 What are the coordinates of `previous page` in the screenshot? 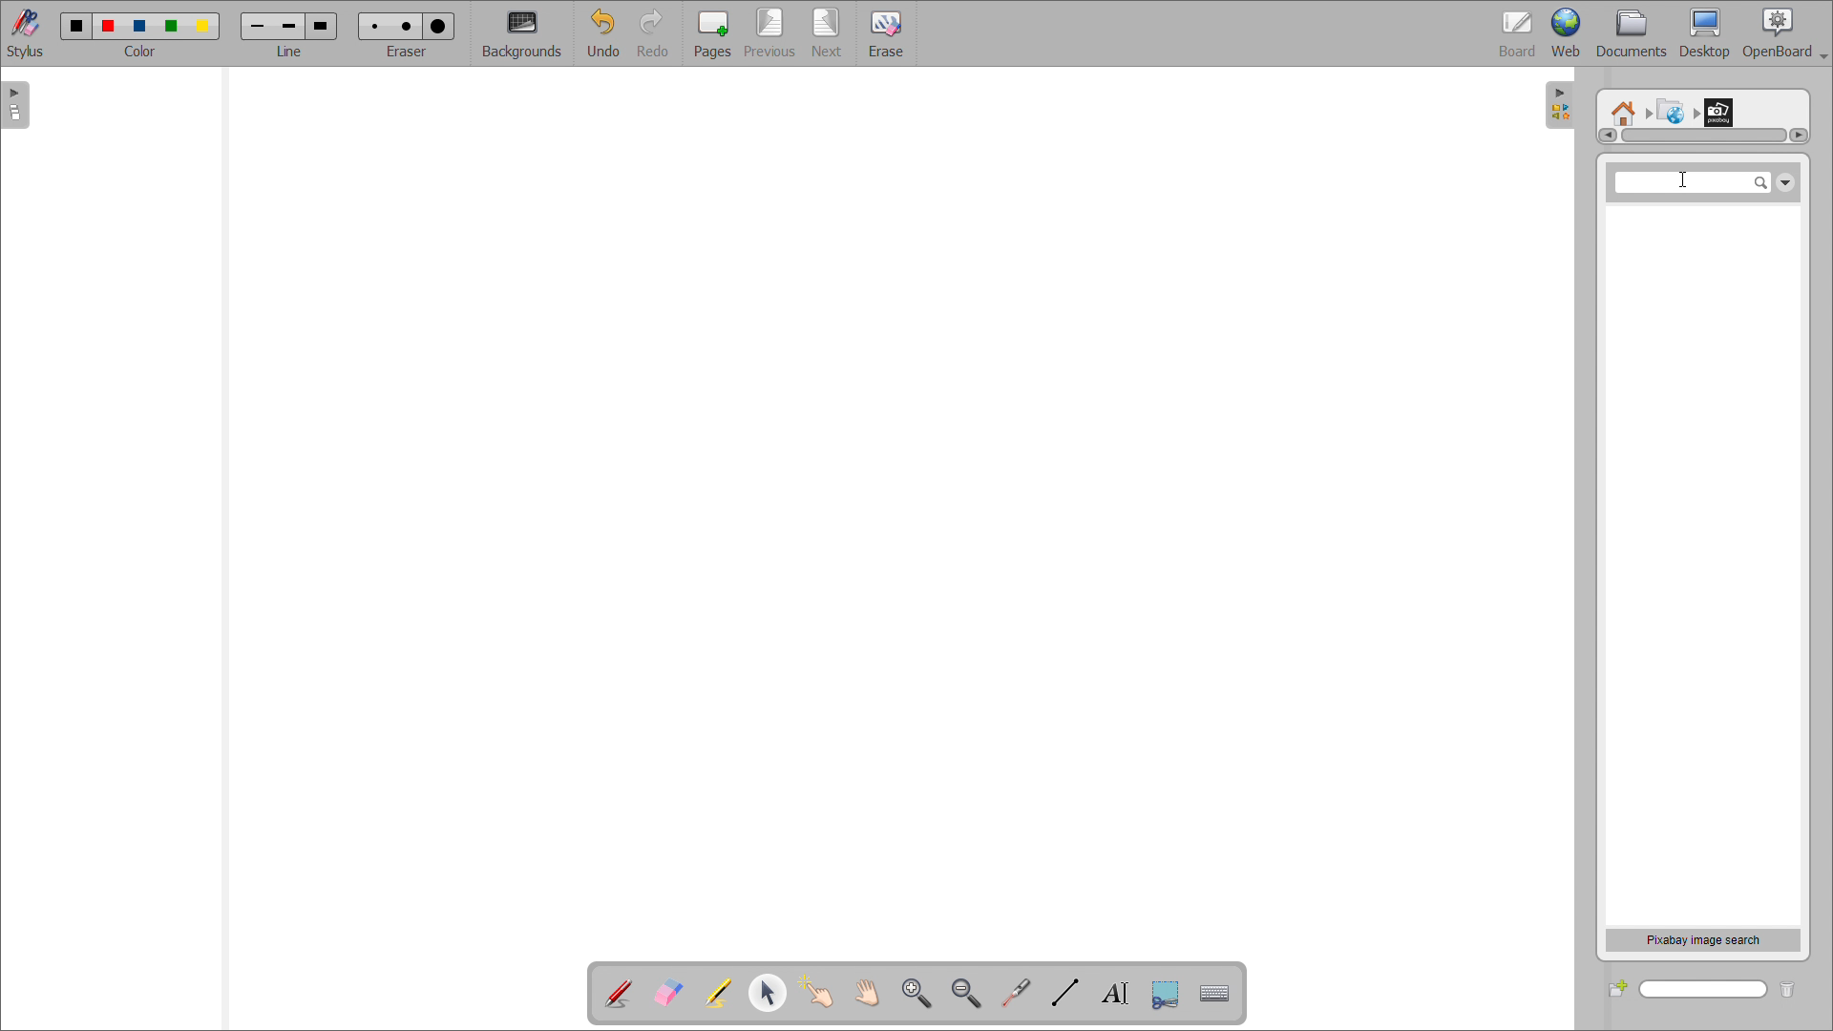 It's located at (769, 32).